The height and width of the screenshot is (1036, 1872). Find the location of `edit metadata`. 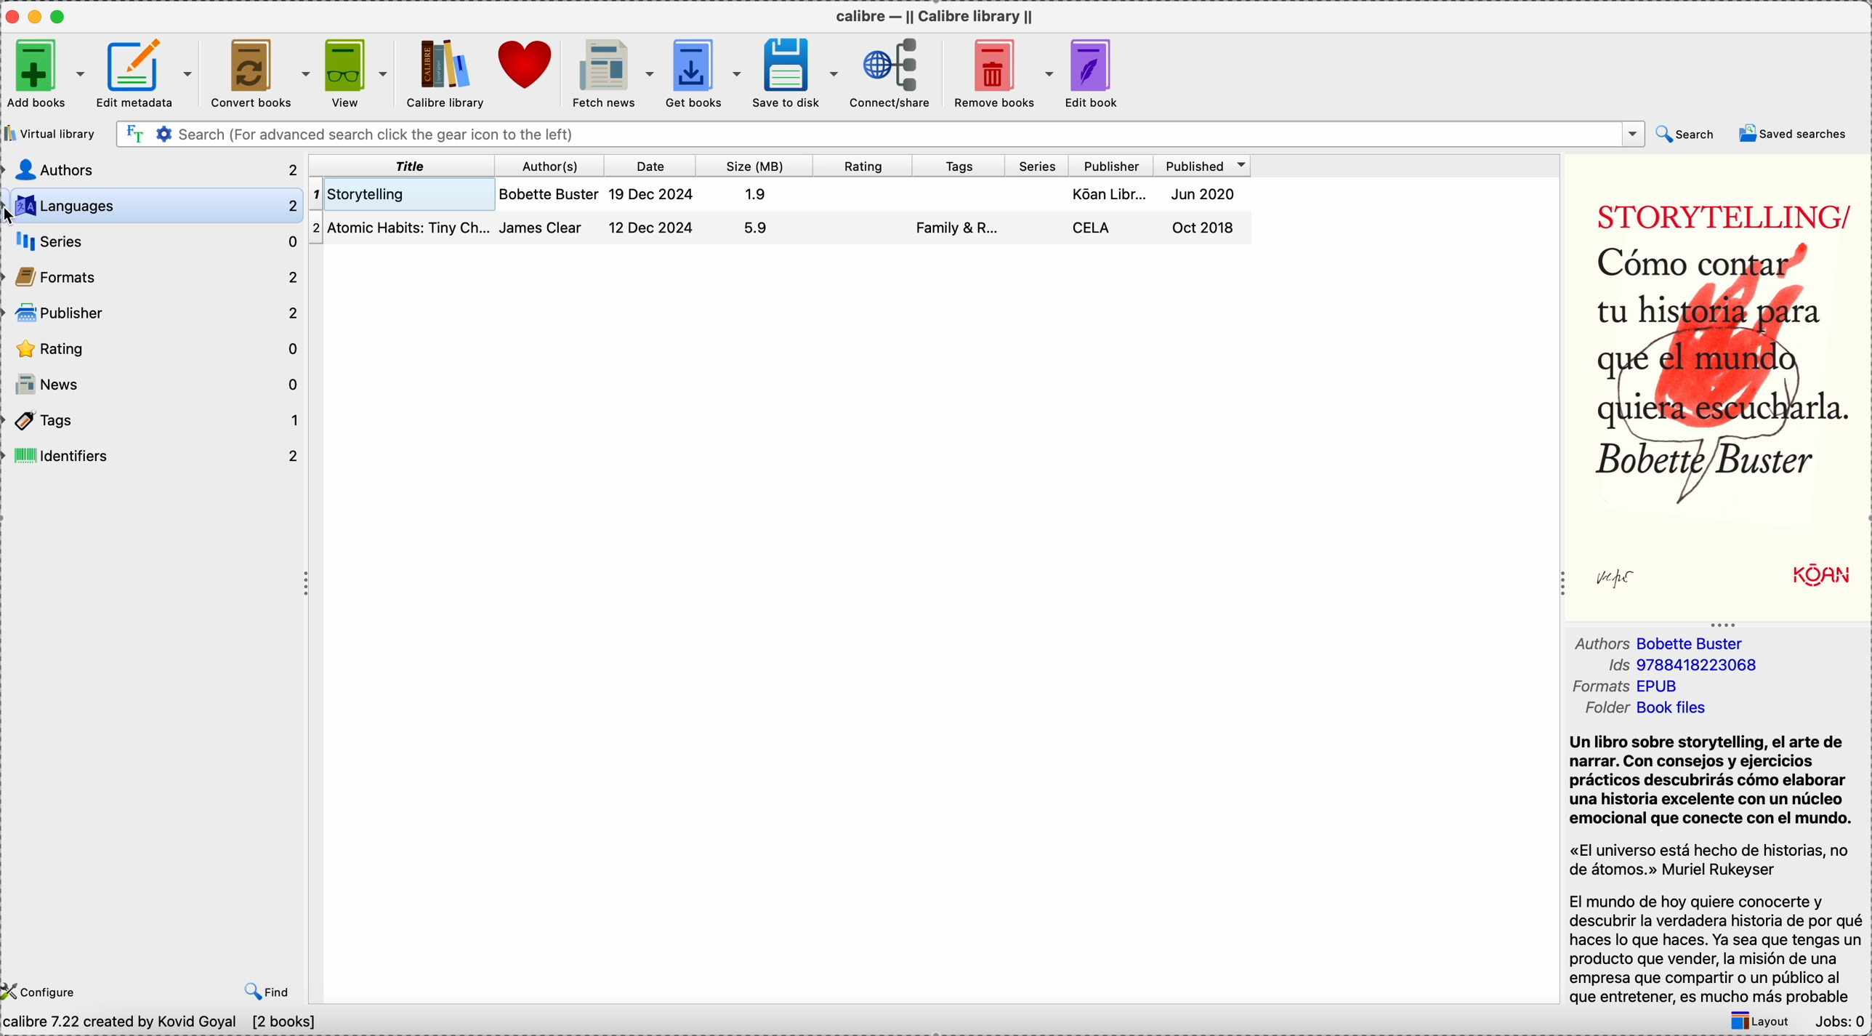

edit metadata is located at coordinates (144, 73).